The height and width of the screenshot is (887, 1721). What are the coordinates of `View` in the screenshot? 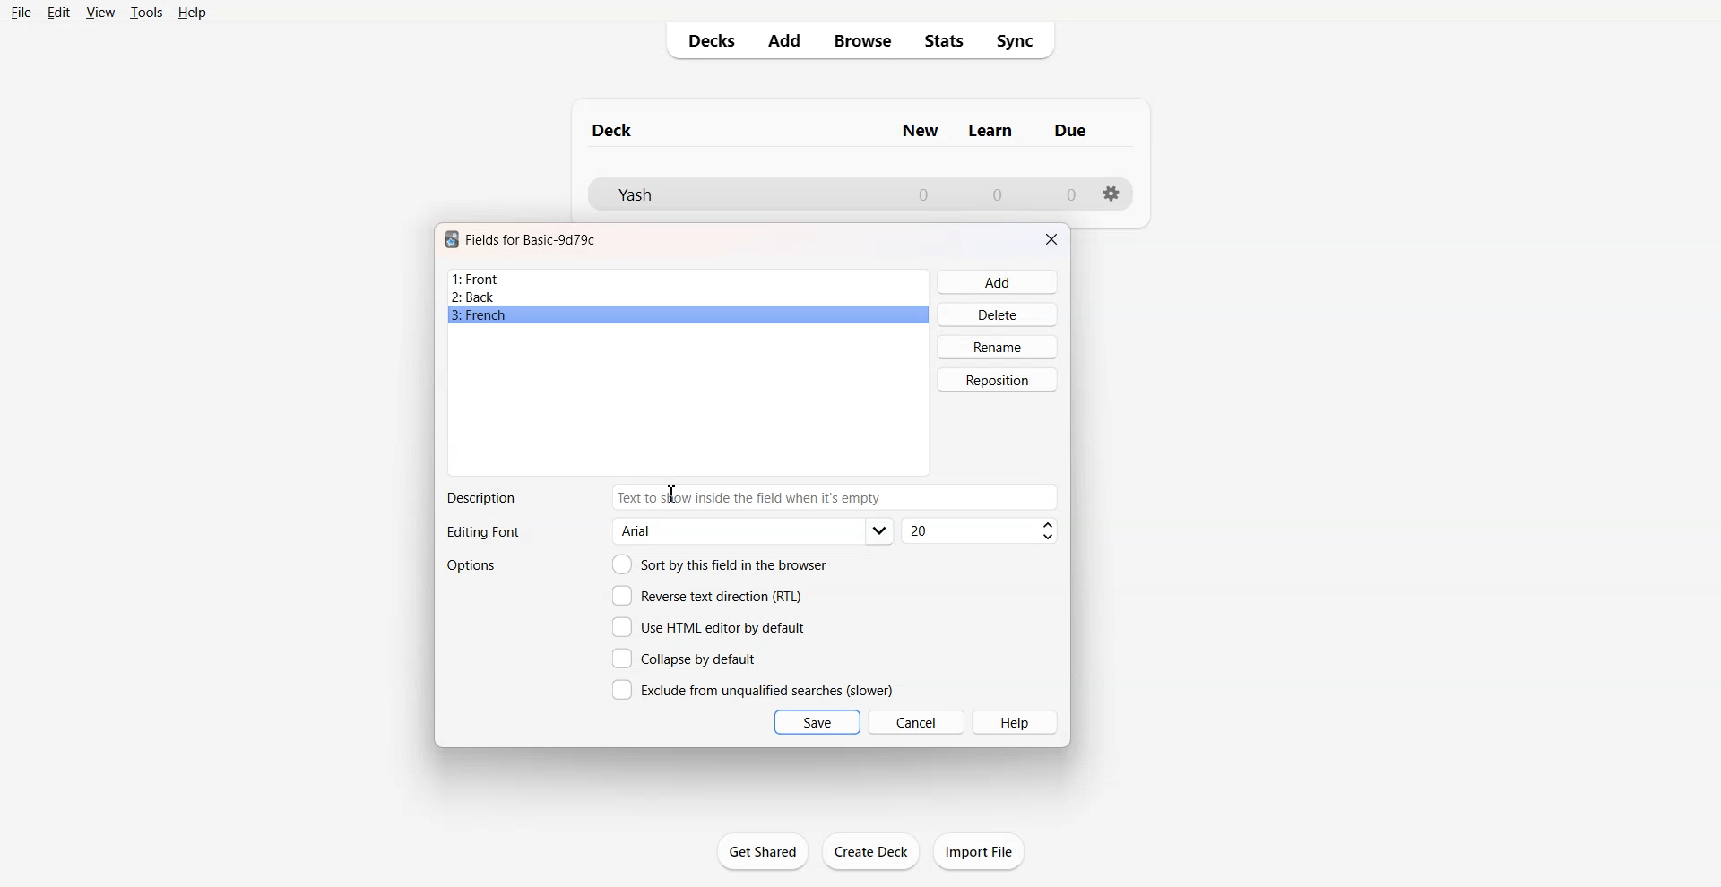 It's located at (101, 12).